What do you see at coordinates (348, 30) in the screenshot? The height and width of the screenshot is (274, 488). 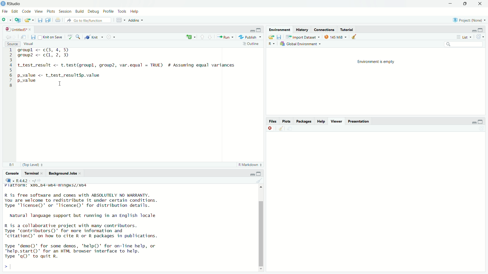 I see `Tutorial` at bounding box center [348, 30].